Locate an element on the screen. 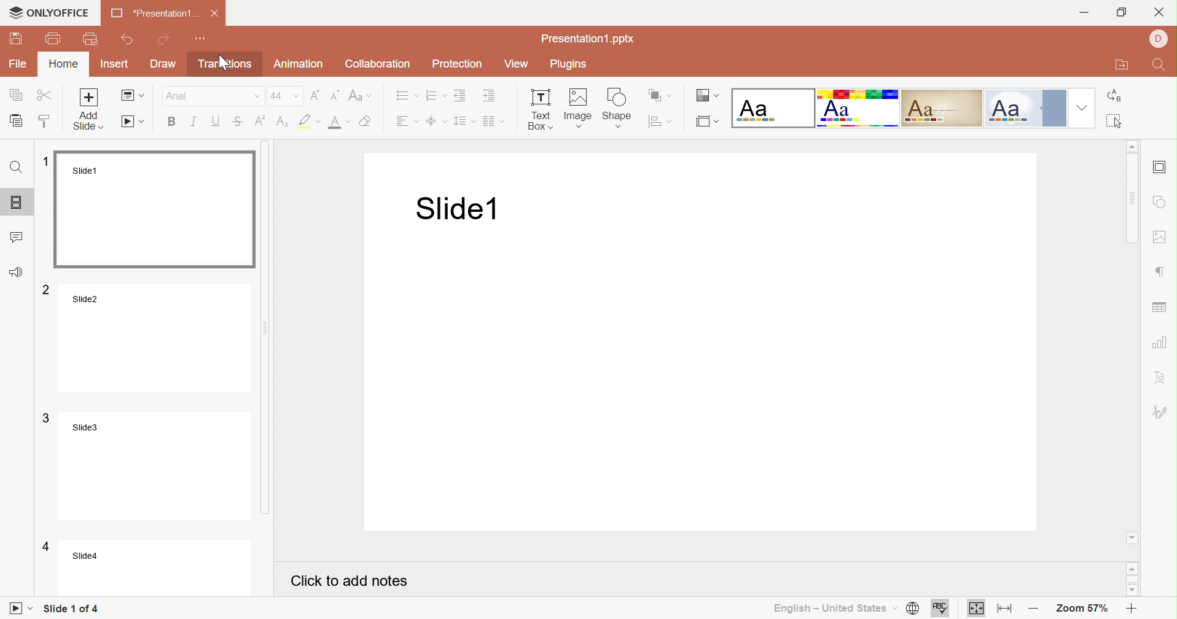 The image size is (1177, 619). Bullets is located at coordinates (406, 96).